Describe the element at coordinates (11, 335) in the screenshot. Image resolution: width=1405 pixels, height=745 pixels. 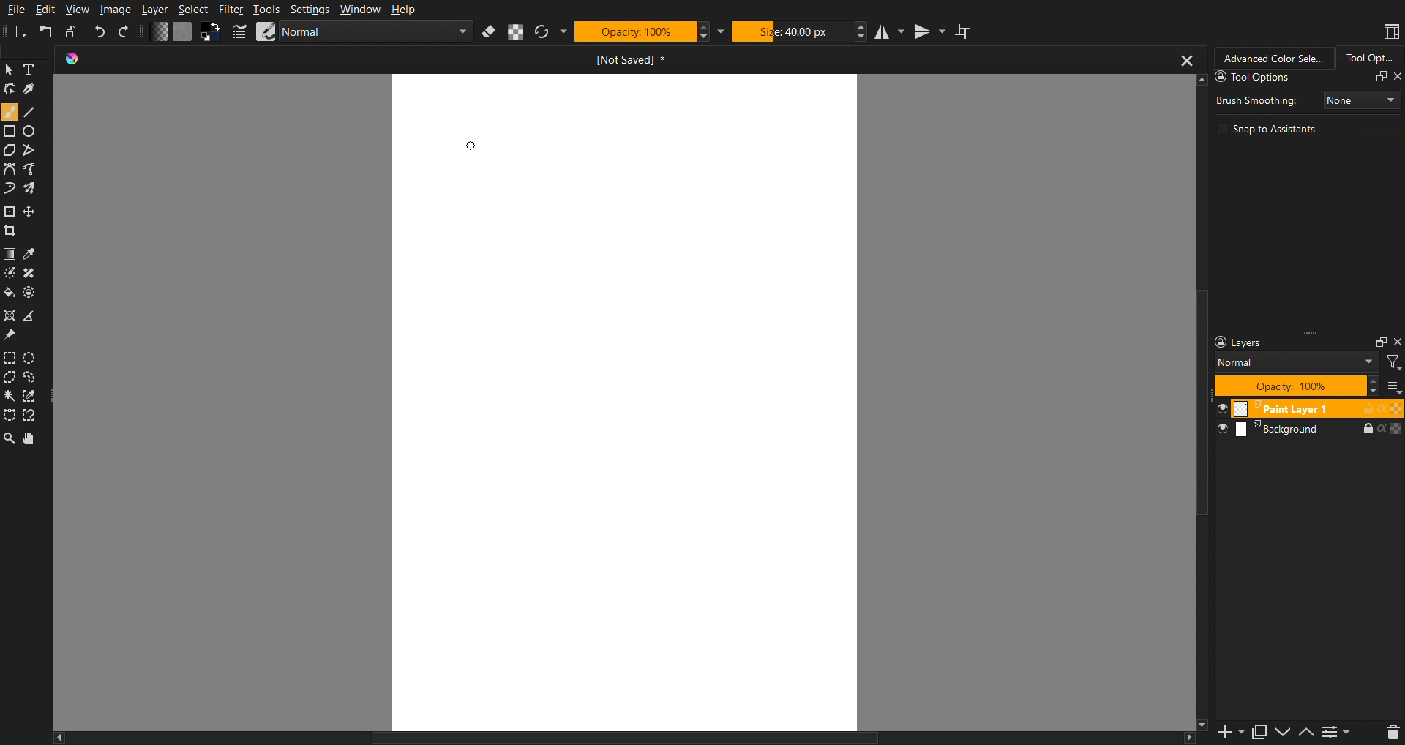
I see `Pin` at that location.